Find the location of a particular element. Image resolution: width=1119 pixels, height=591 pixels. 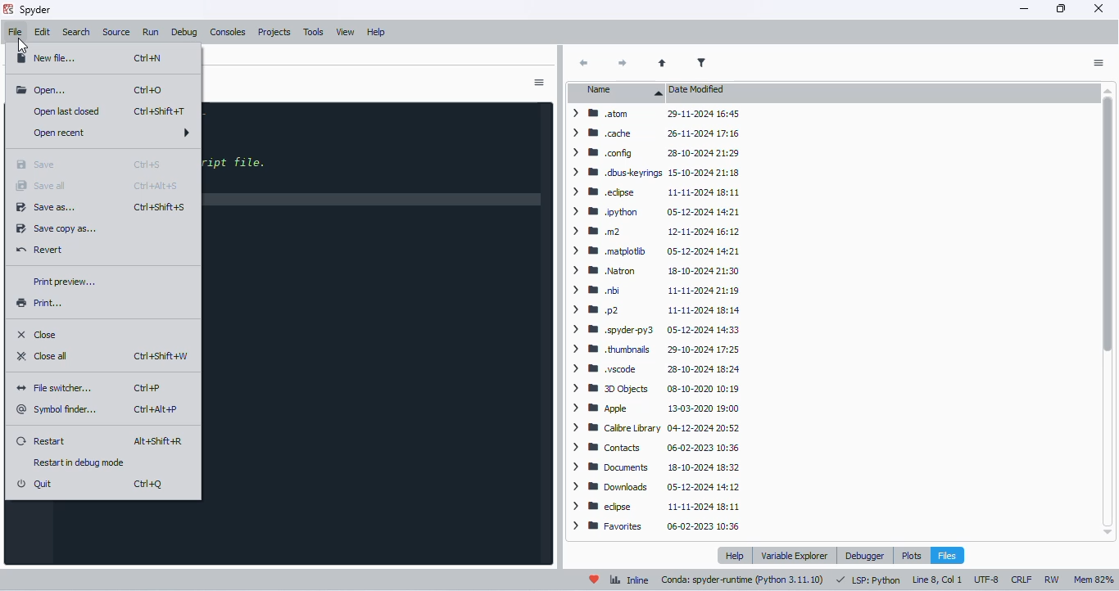

logo is located at coordinates (8, 9).